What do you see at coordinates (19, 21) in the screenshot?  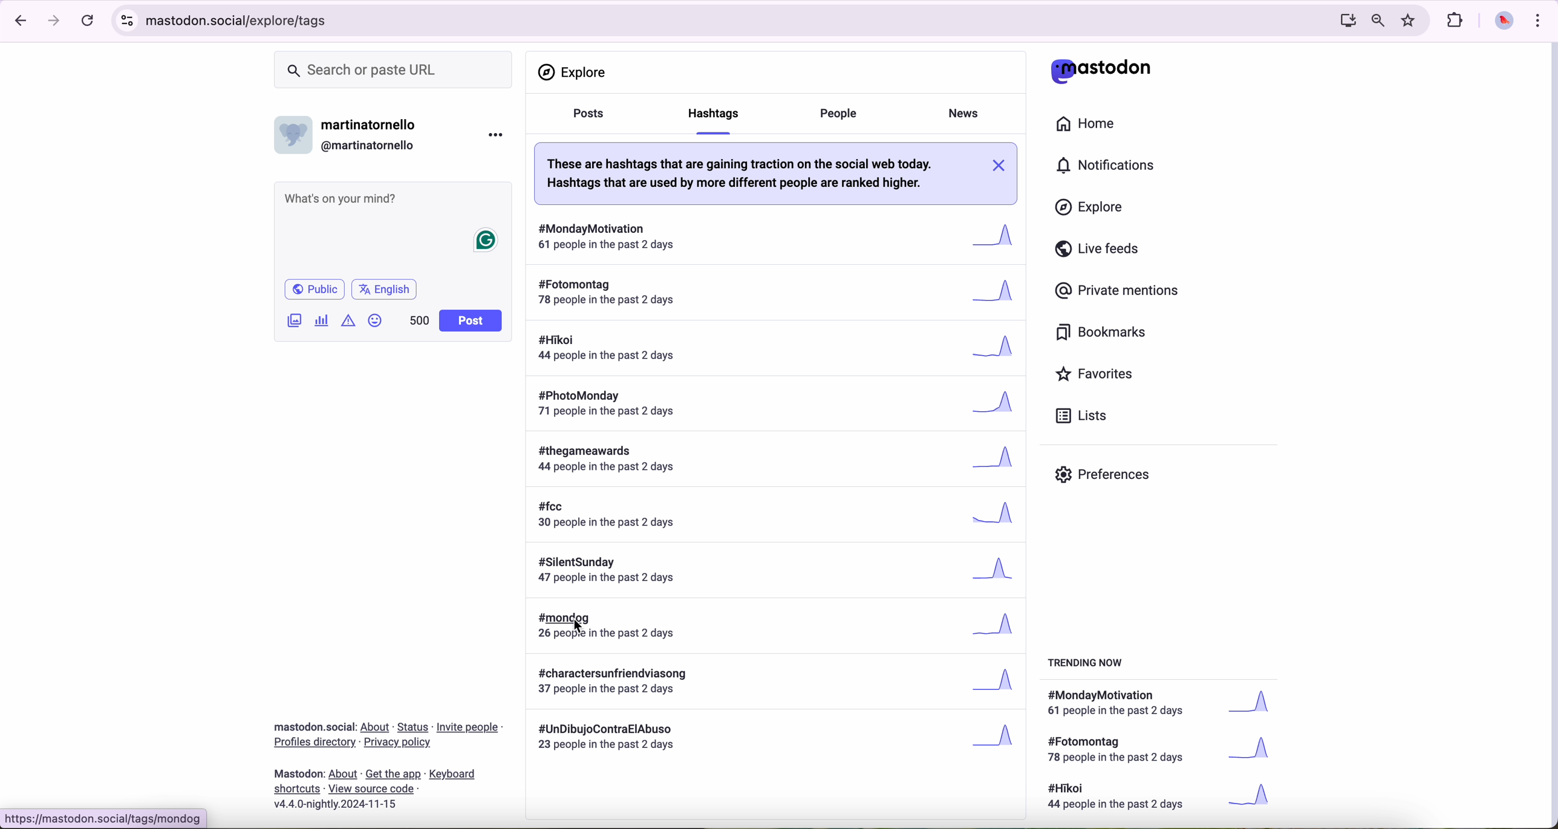 I see `navigate back` at bounding box center [19, 21].